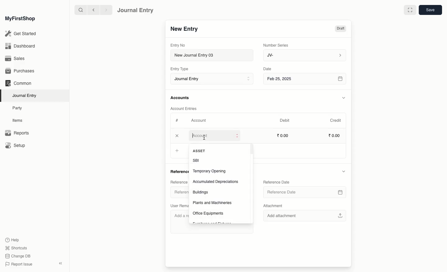 The height and width of the screenshot is (272, 447). What do you see at coordinates (92, 10) in the screenshot?
I see `backward <` at bounding box center [92, 10].